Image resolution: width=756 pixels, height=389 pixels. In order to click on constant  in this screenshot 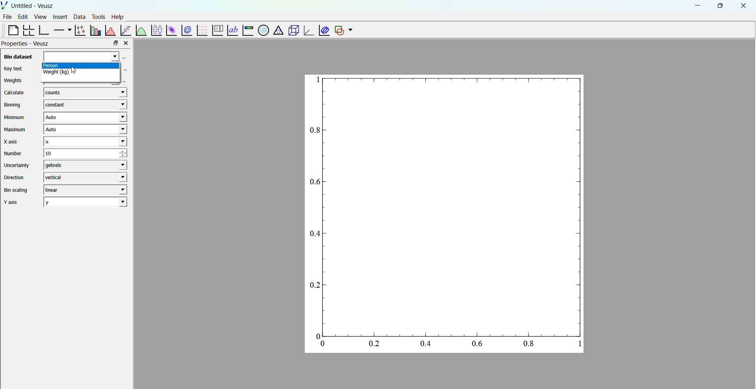, I will do `click(83, 105)`.